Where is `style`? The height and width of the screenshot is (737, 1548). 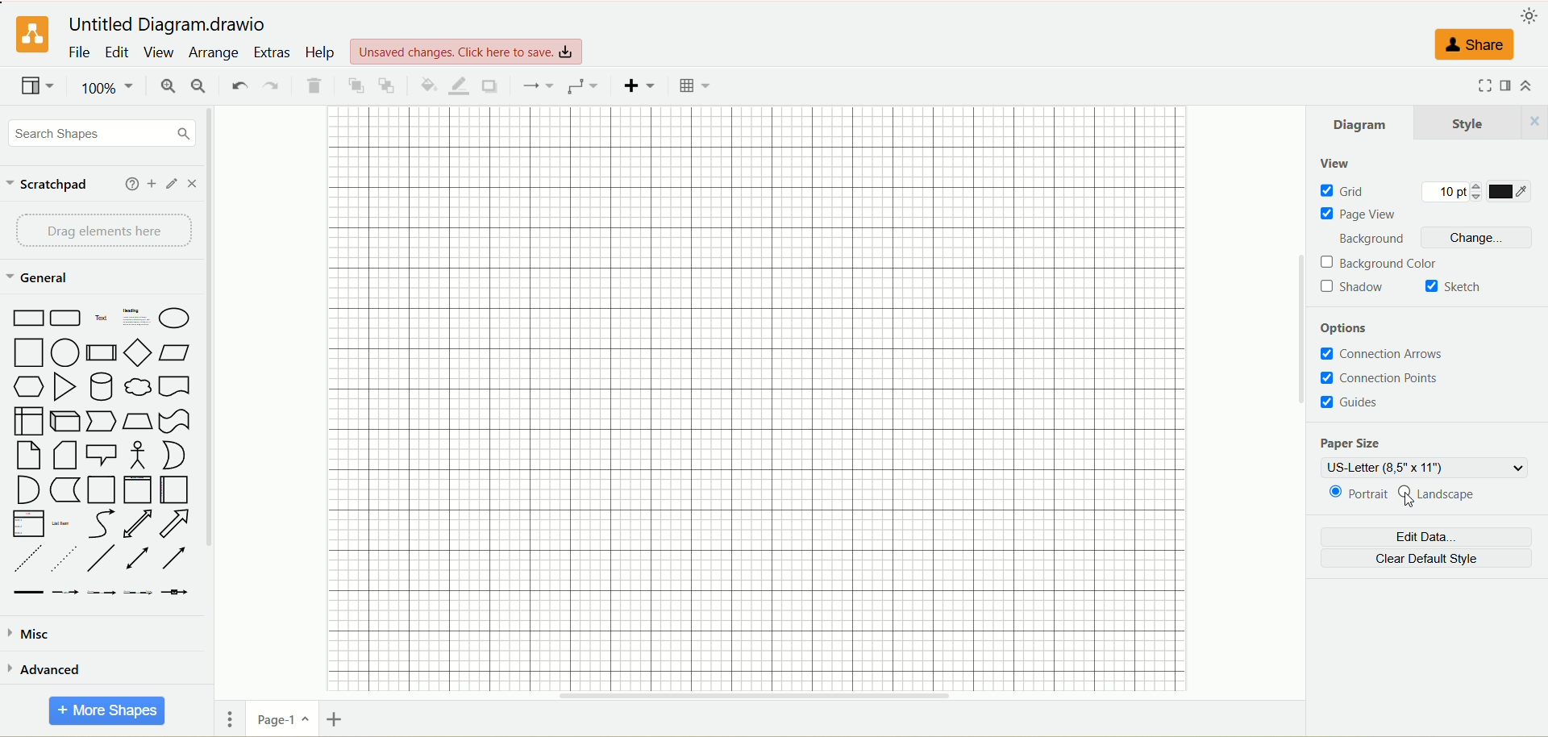
style is located at coordinates (1481, 123).